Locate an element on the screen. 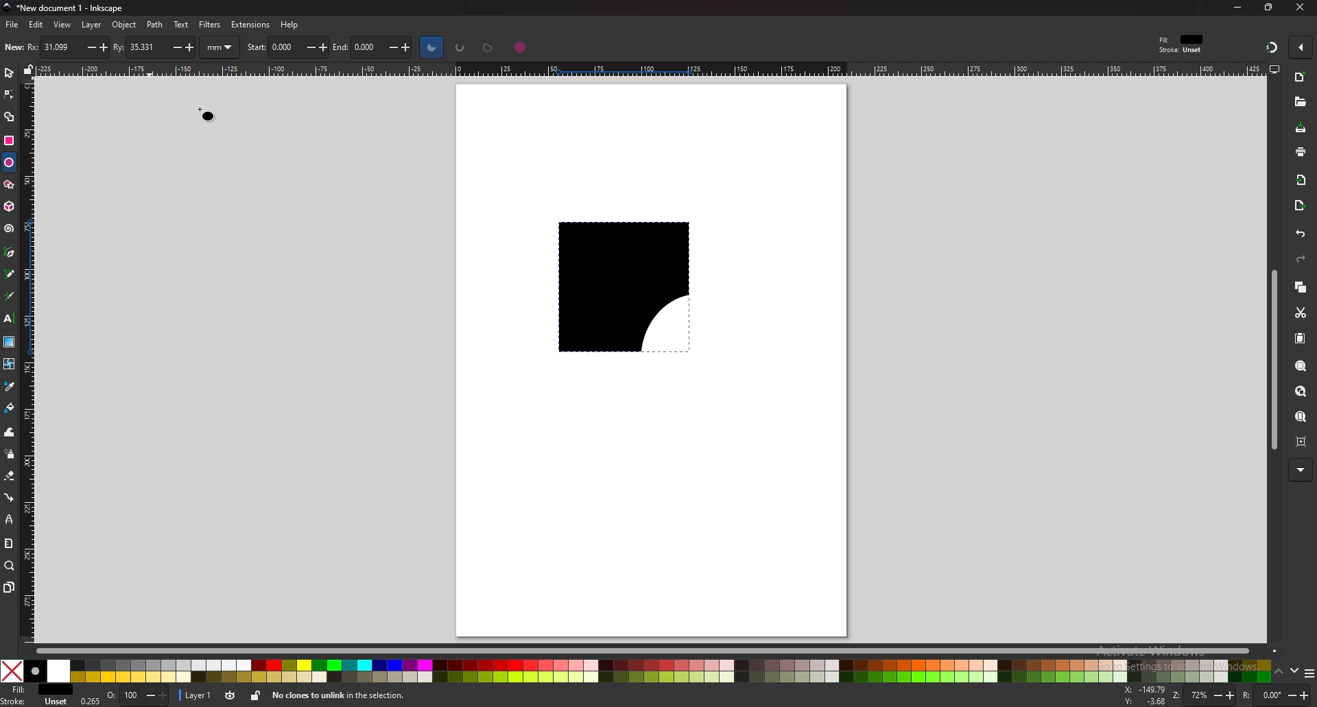 The width and height of the screenshot is (1317, 707). slice is located at coordinates (431, 47).